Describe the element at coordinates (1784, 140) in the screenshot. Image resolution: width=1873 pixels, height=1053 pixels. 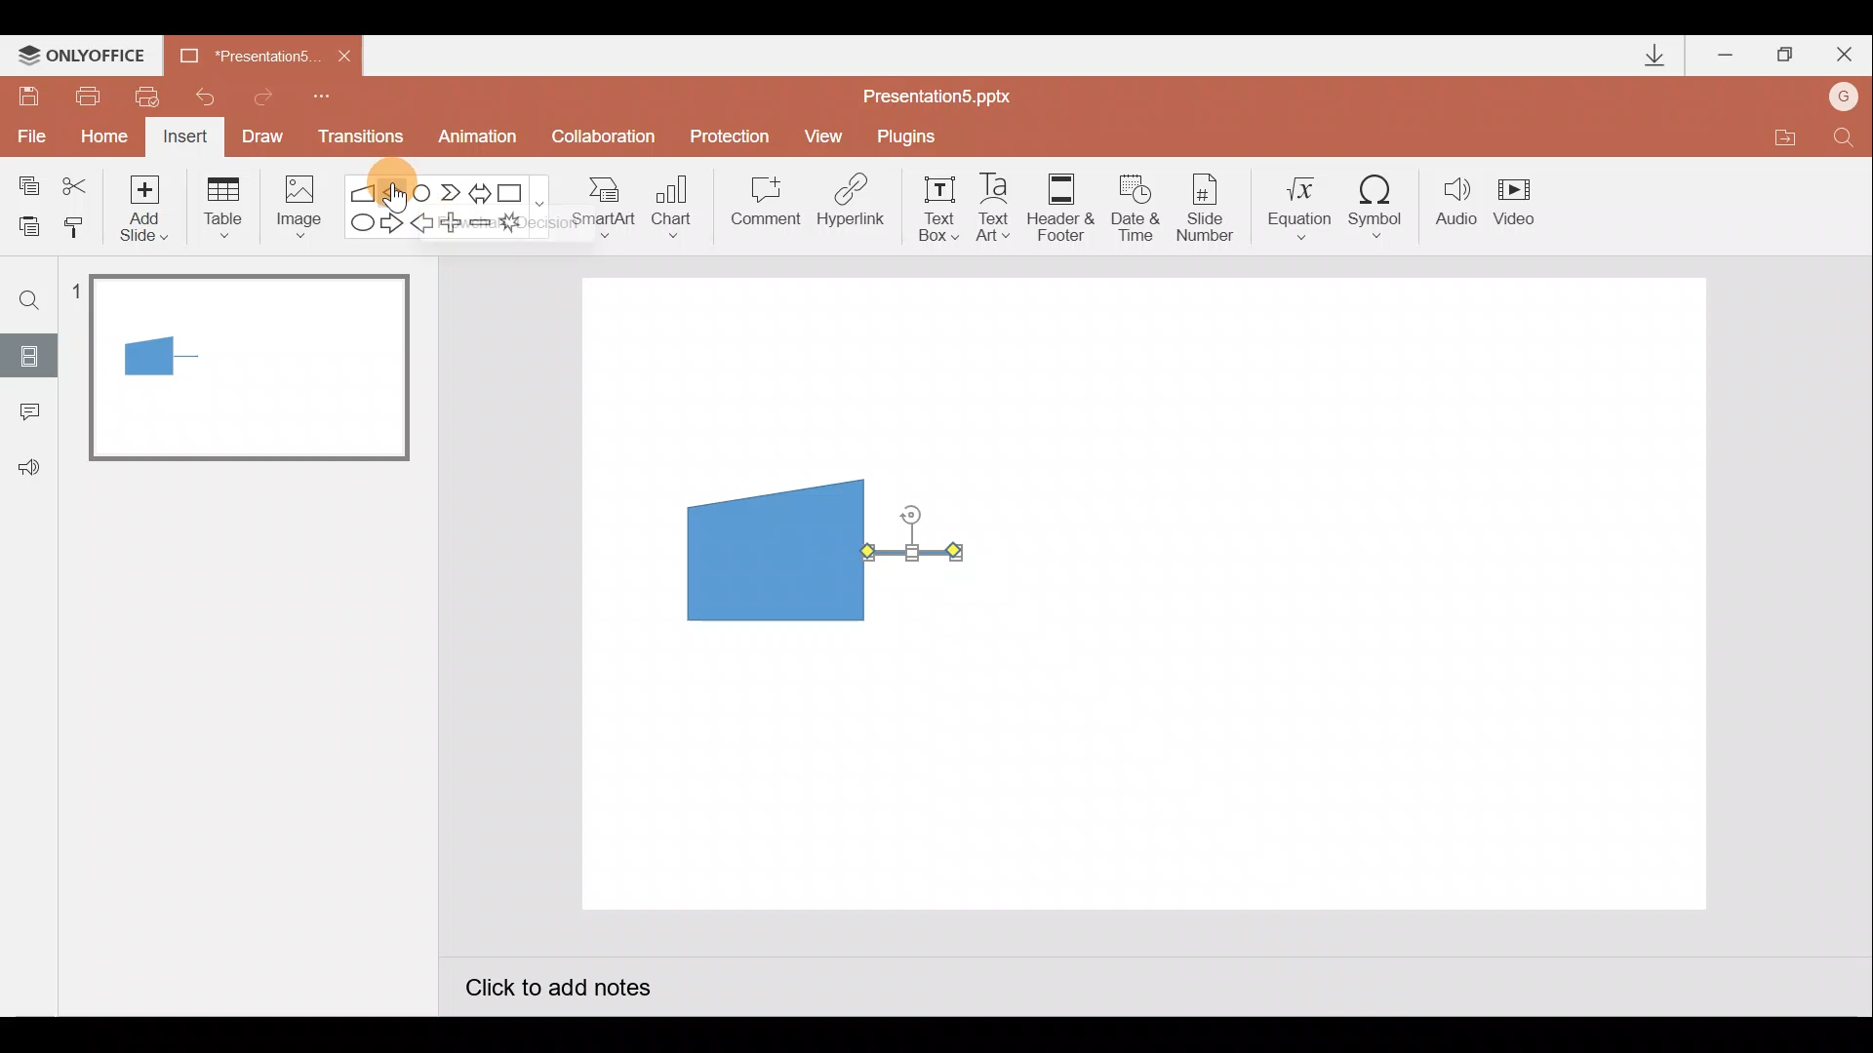
I see `Open file location` at that location.